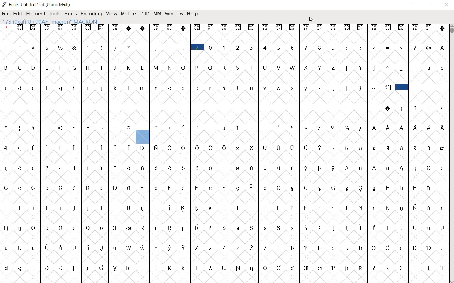  What do you see at coordinates (184, 48) in the screenshot?
I see `_` at bounding box center [184, 48].